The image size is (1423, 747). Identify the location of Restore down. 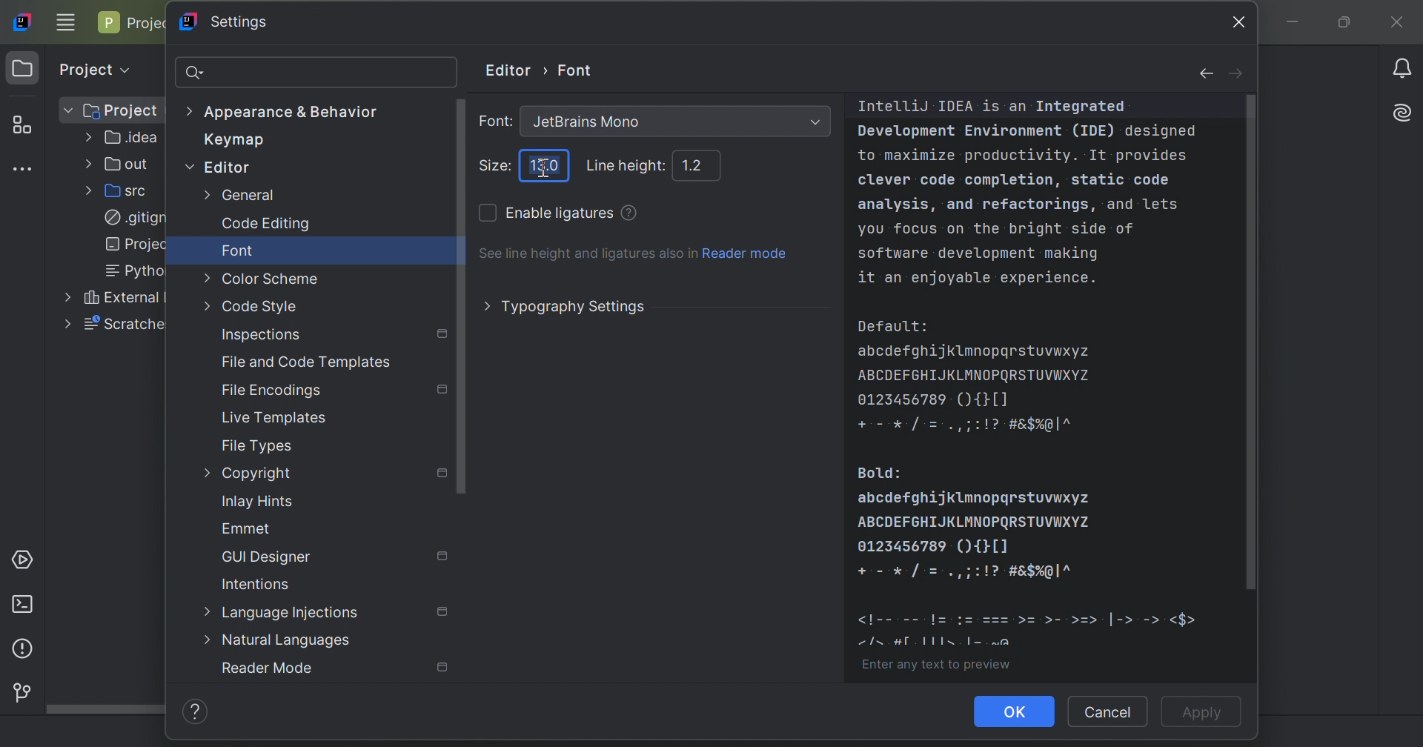
(1342, 24).